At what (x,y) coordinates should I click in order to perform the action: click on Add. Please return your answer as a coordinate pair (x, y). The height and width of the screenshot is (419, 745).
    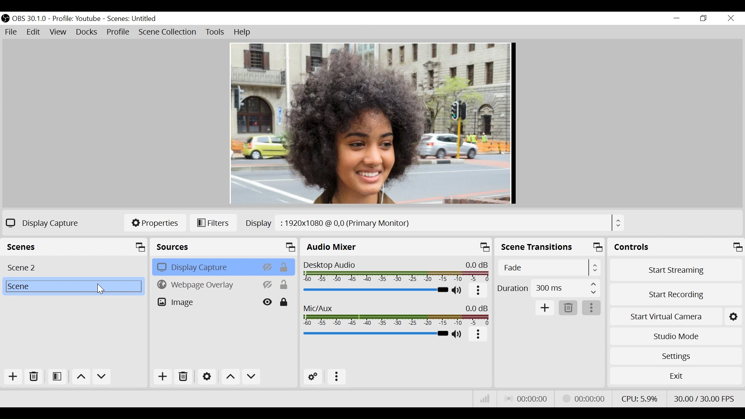
    Looking at the image, I should click on (163, 376).